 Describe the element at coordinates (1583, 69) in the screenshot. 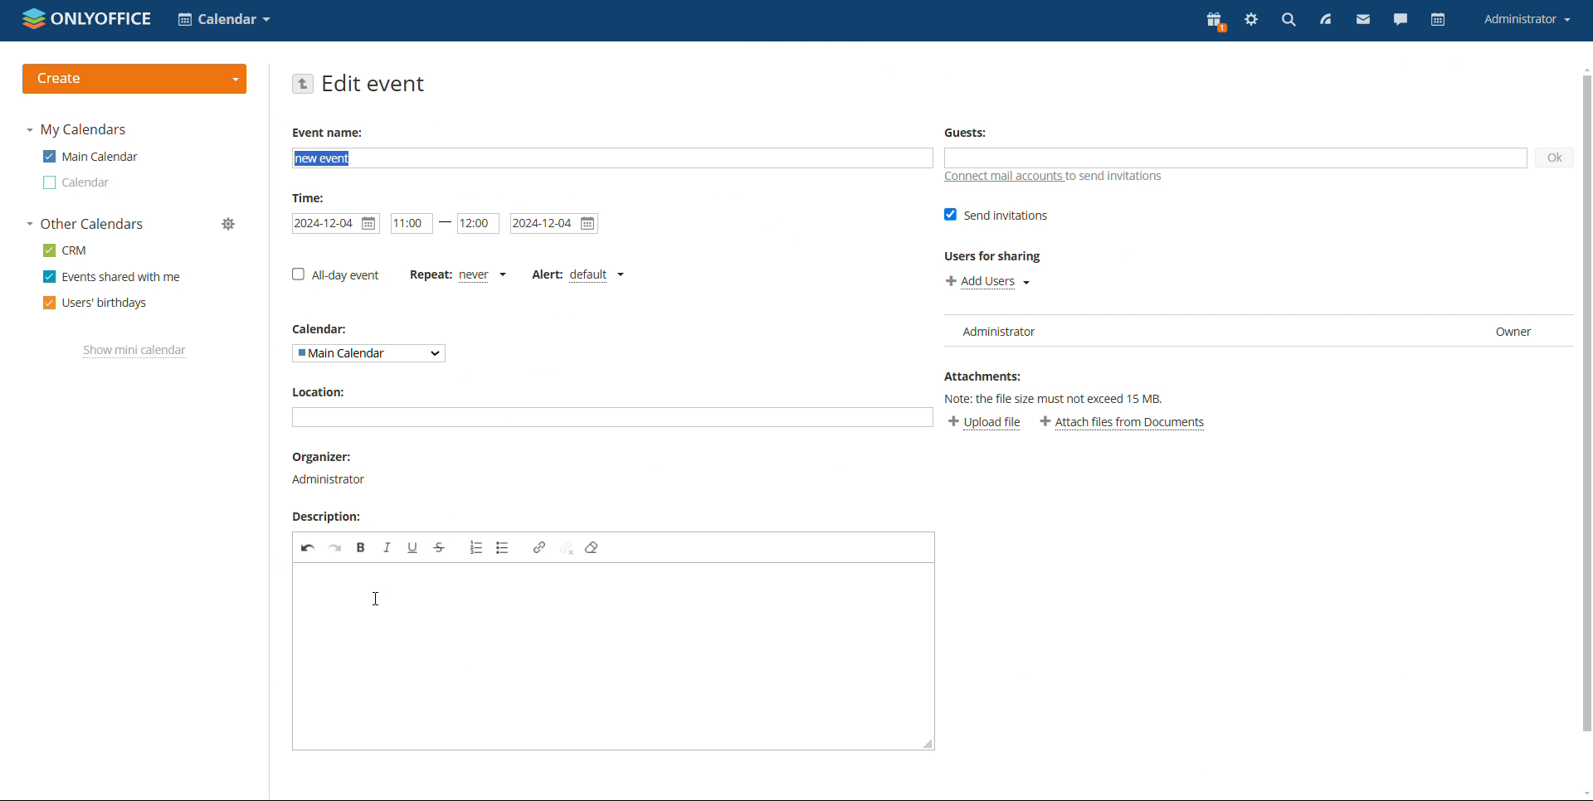

I see `scroll up` at that location.